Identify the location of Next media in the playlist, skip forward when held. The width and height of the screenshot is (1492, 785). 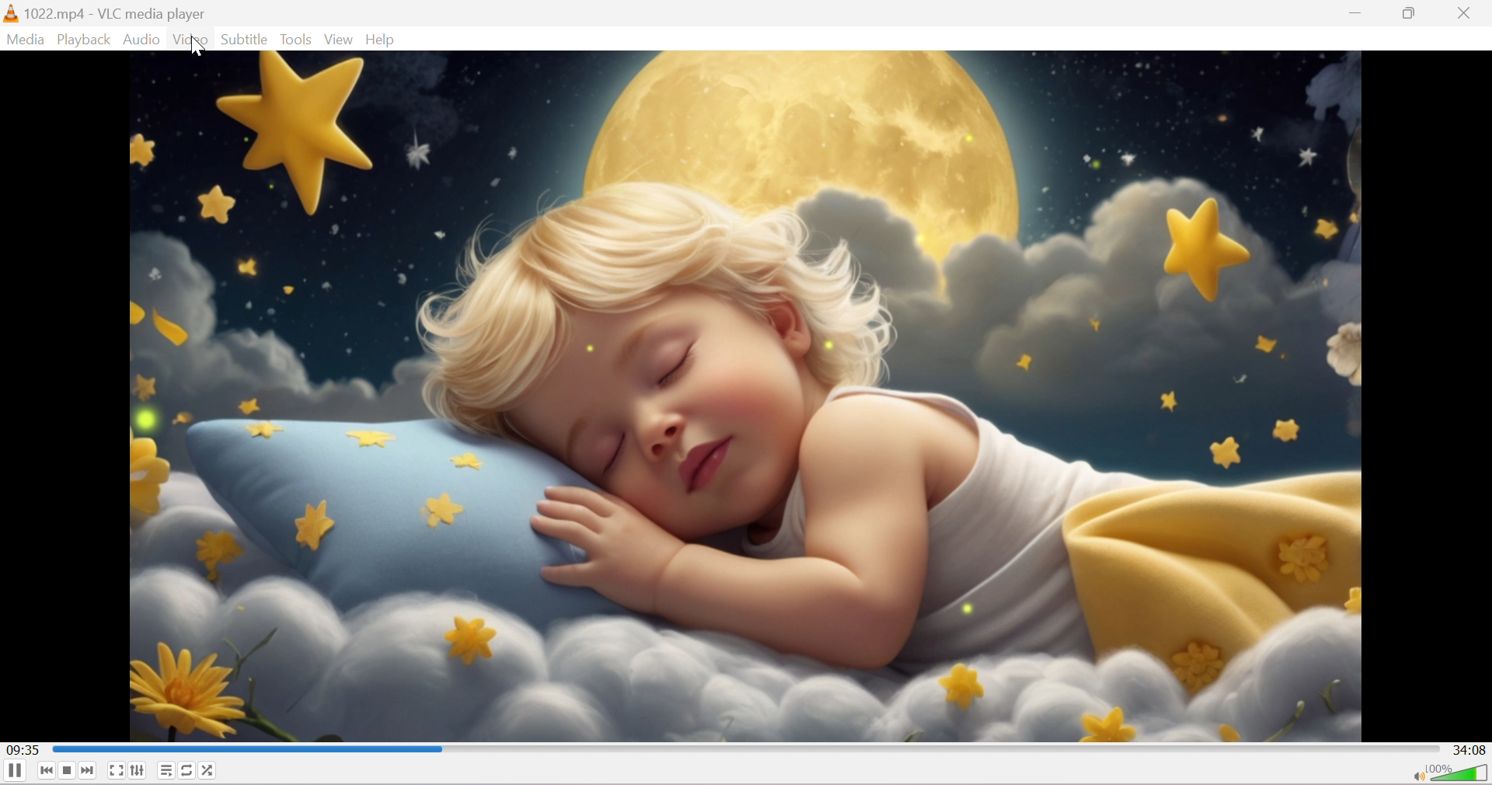
(89, 771).